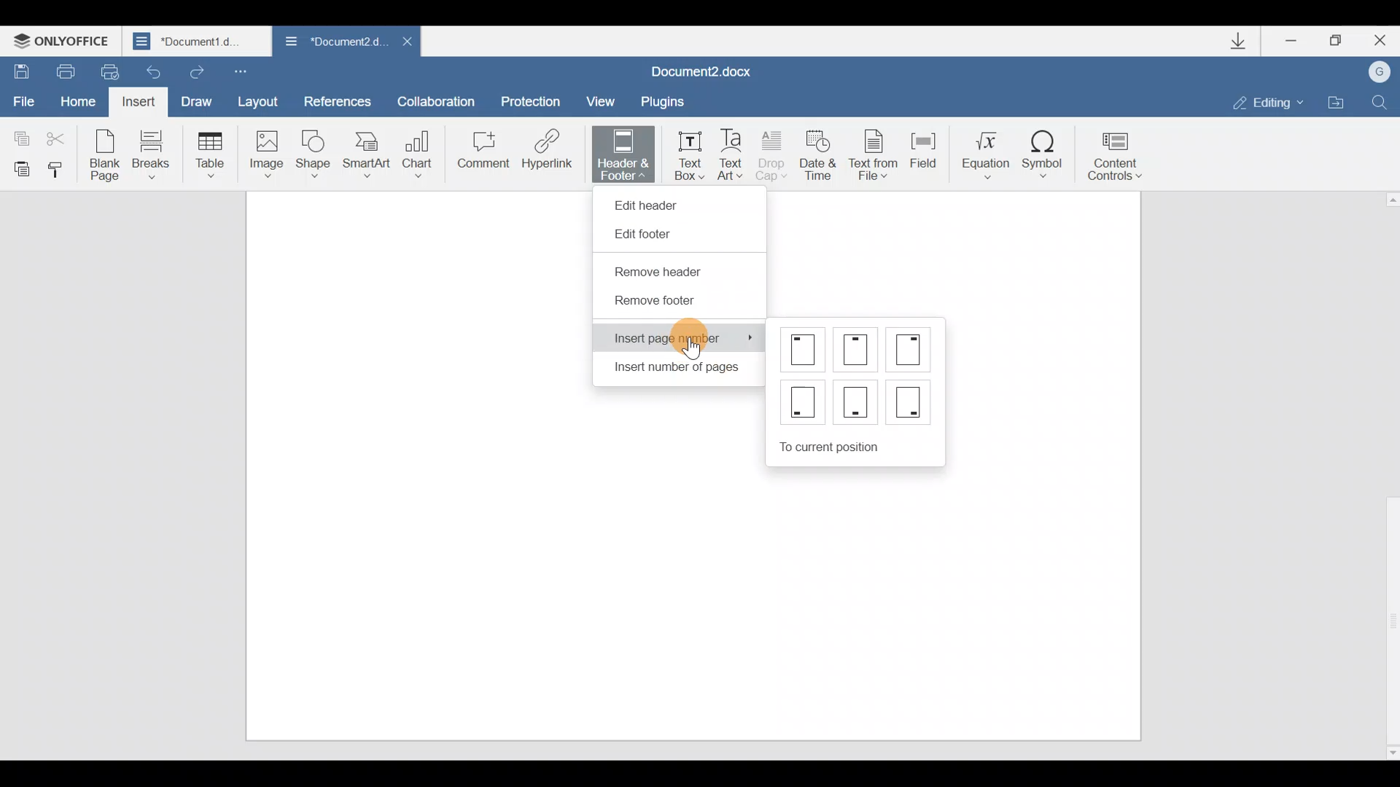 The height and width of the screenshot is (787, 1400). Describe the element at coordinates (1338, 101) in the screenshot. I see `Open file location` at that location.